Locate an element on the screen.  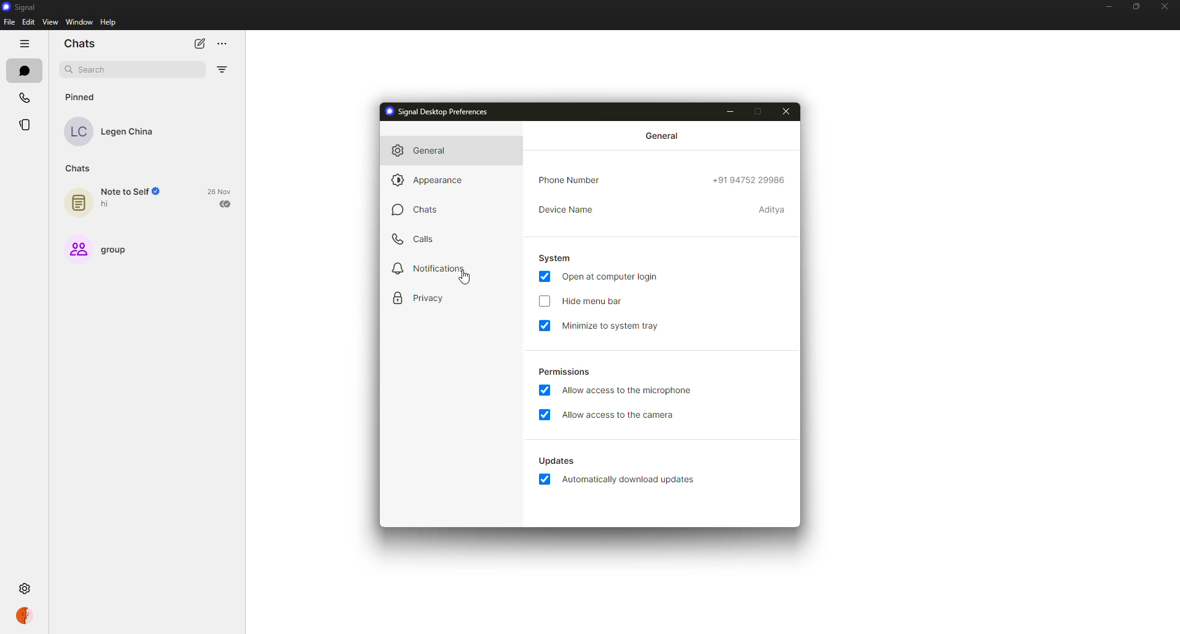
filter is located at coordinates (222, 69).